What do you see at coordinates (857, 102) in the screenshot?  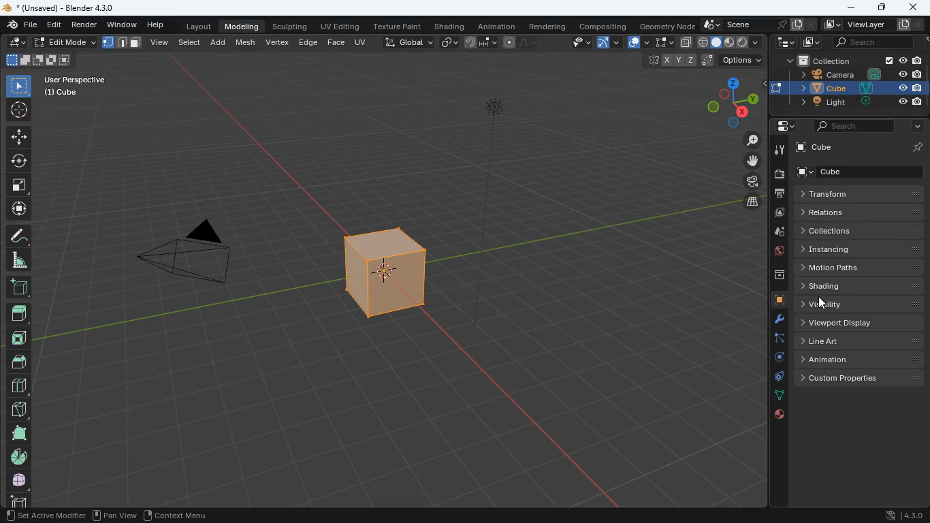 I see `light` at bounding box center [857, 102].